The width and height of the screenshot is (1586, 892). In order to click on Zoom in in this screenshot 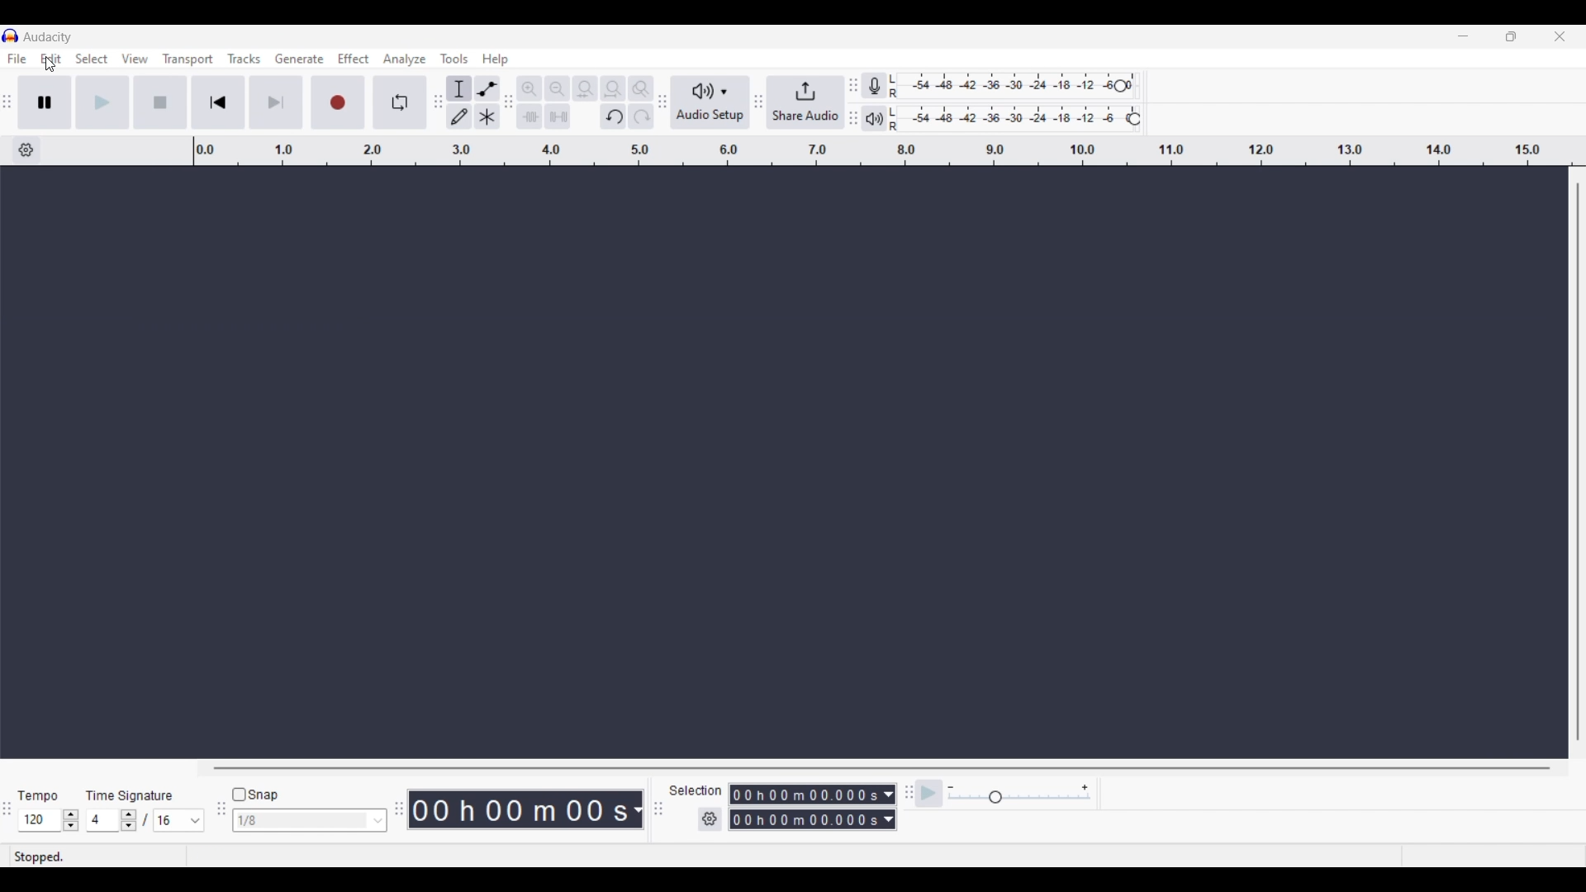, I will do `click(529, 88)`.